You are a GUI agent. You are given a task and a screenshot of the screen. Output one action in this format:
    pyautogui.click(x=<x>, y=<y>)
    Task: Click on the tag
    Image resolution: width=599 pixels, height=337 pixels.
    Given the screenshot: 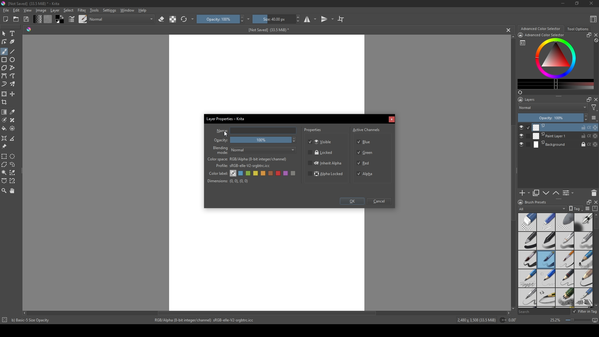 What is the action you would take?
    pyautogui.click(x=575, y=209)
    